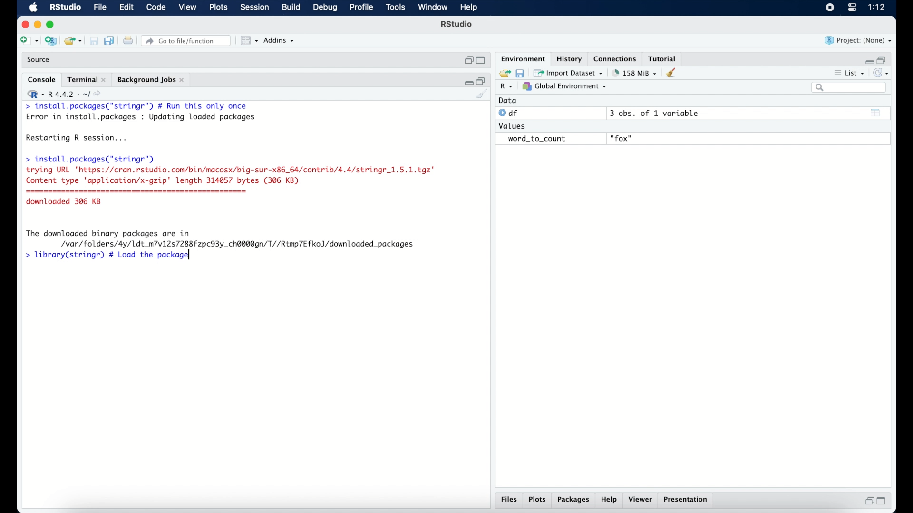  I want to click on terminal, so click(87, 80).